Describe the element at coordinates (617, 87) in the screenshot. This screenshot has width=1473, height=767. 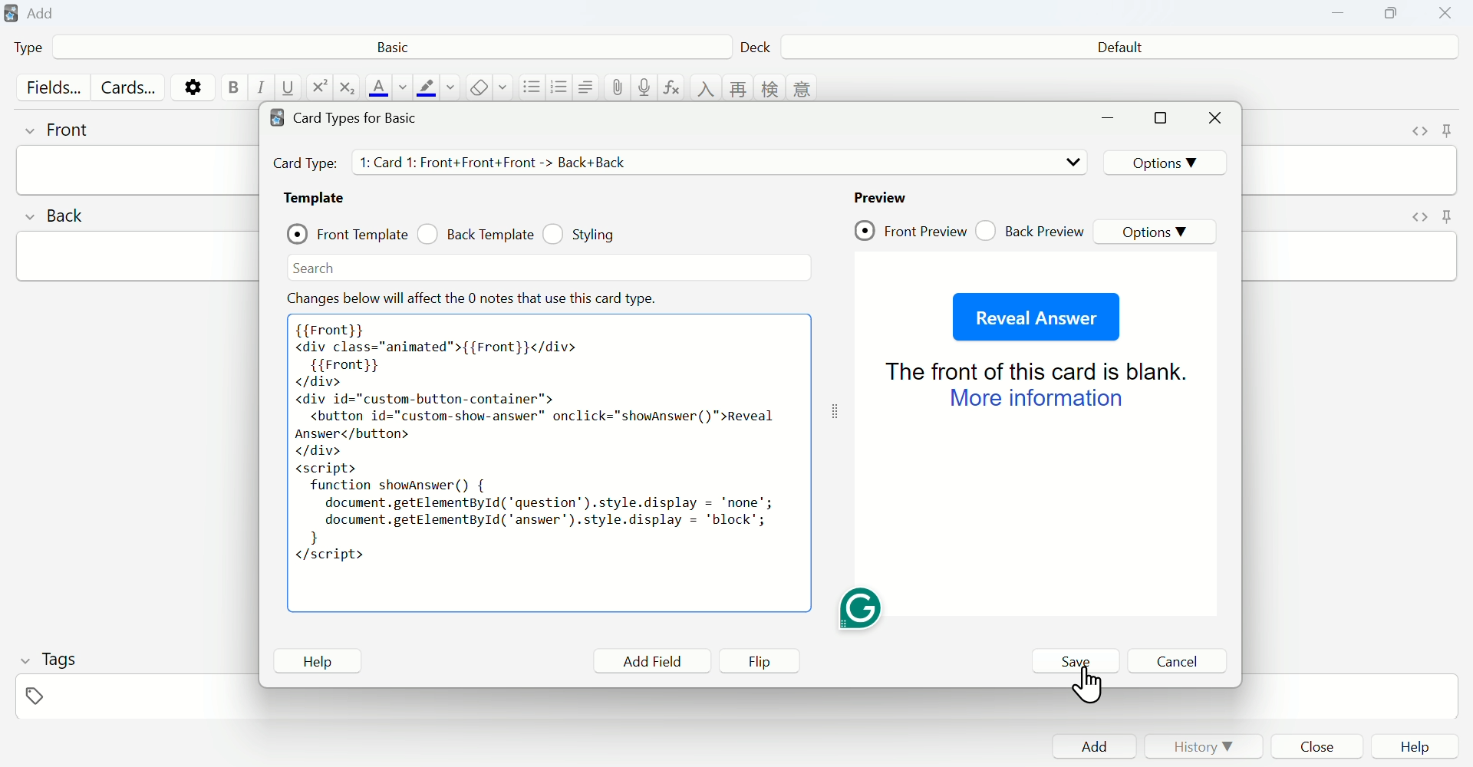
I see `attach pictures/audio/video` at that location.